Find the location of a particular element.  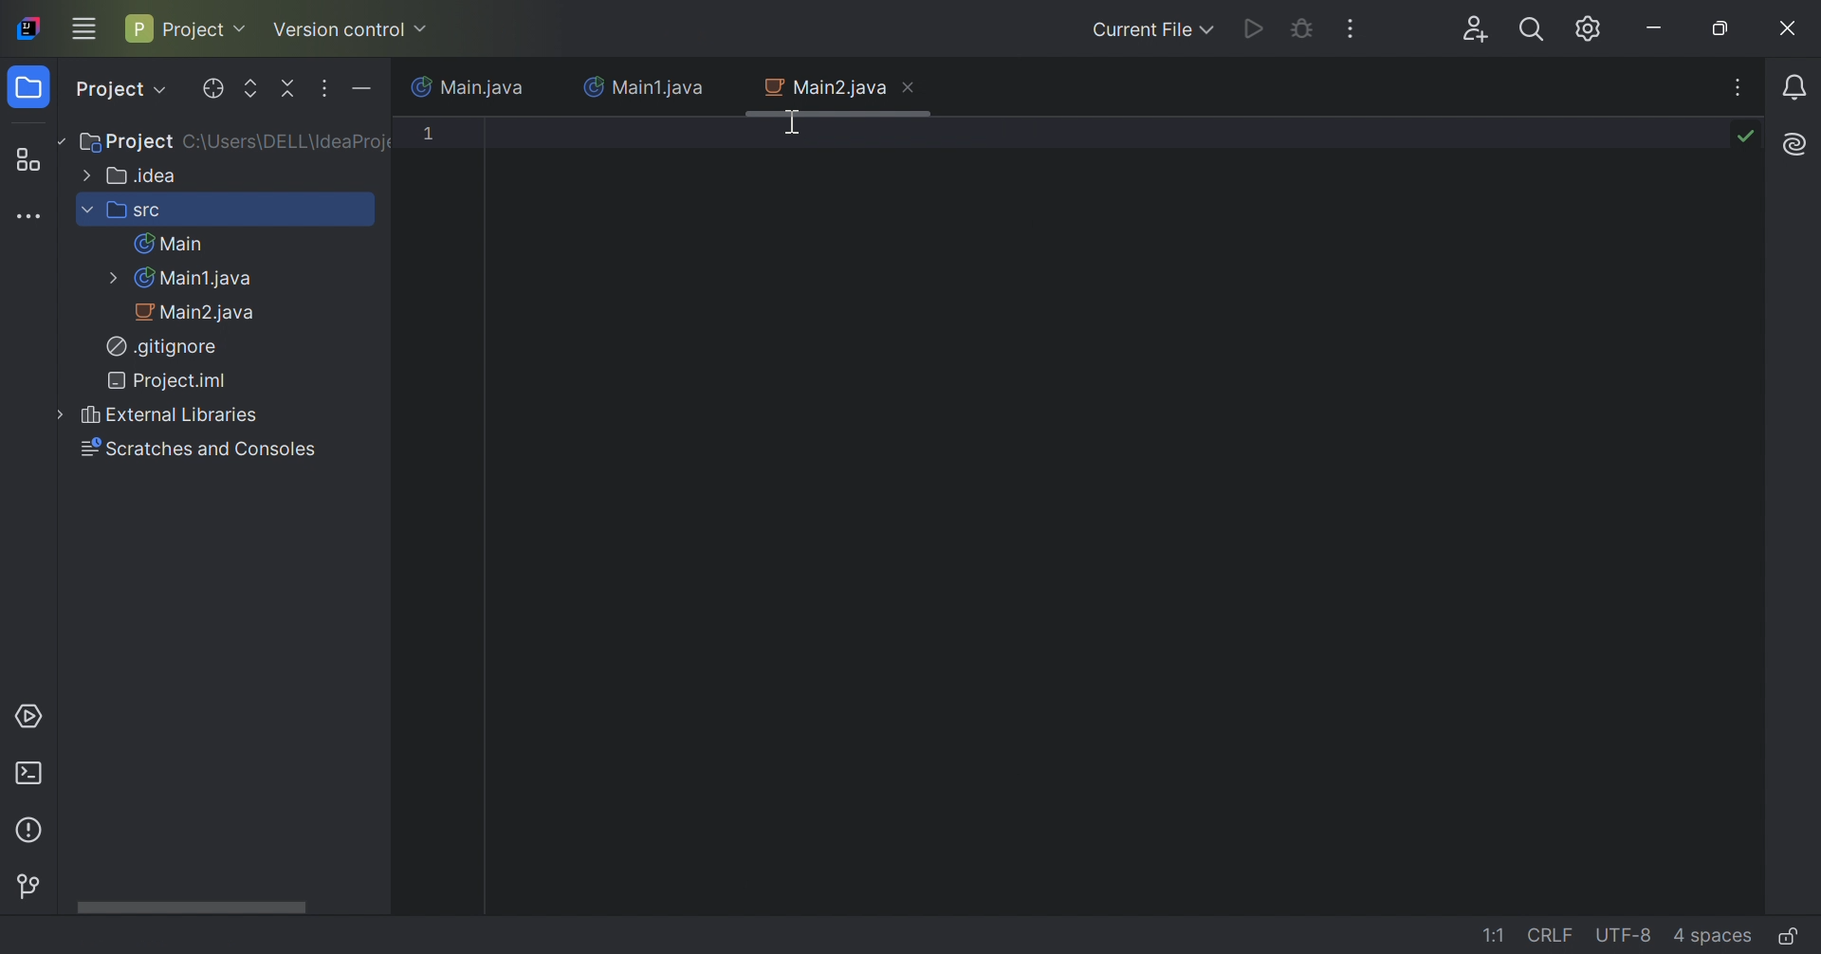

Current File is located at coordinates (1149, 30).